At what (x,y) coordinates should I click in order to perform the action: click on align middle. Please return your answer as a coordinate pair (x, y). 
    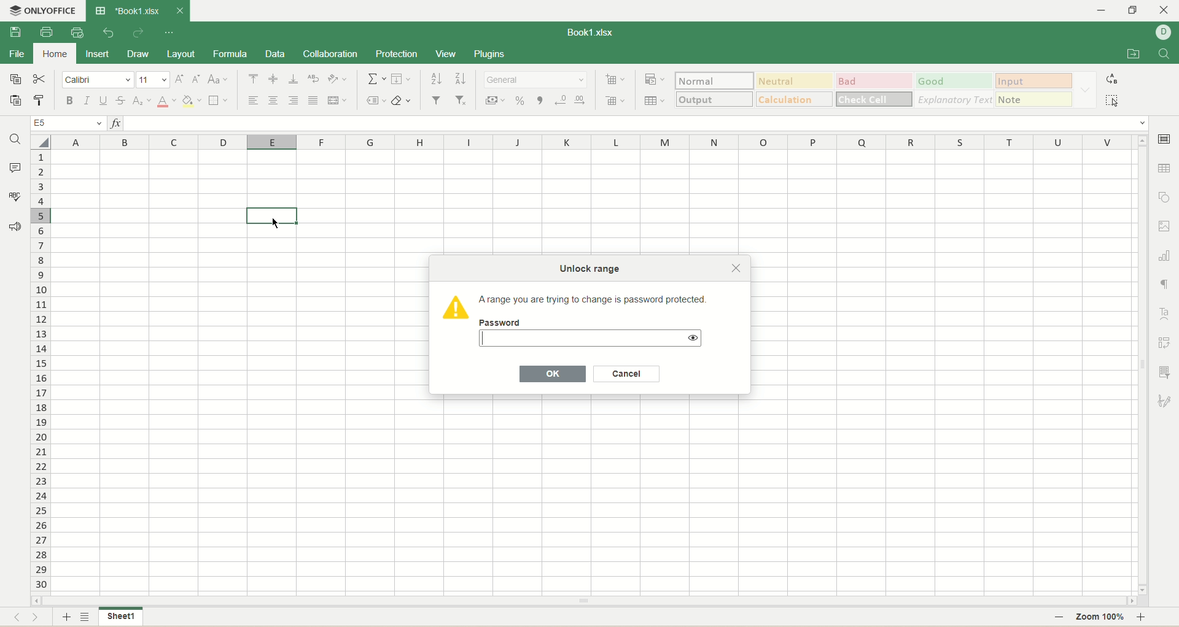
    Looking at the image, I should click on (273, 79).